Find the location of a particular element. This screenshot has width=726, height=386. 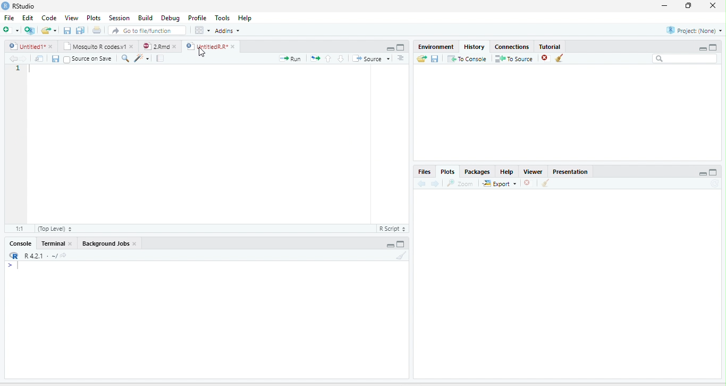

Edit is located at coordinates (27, 18).